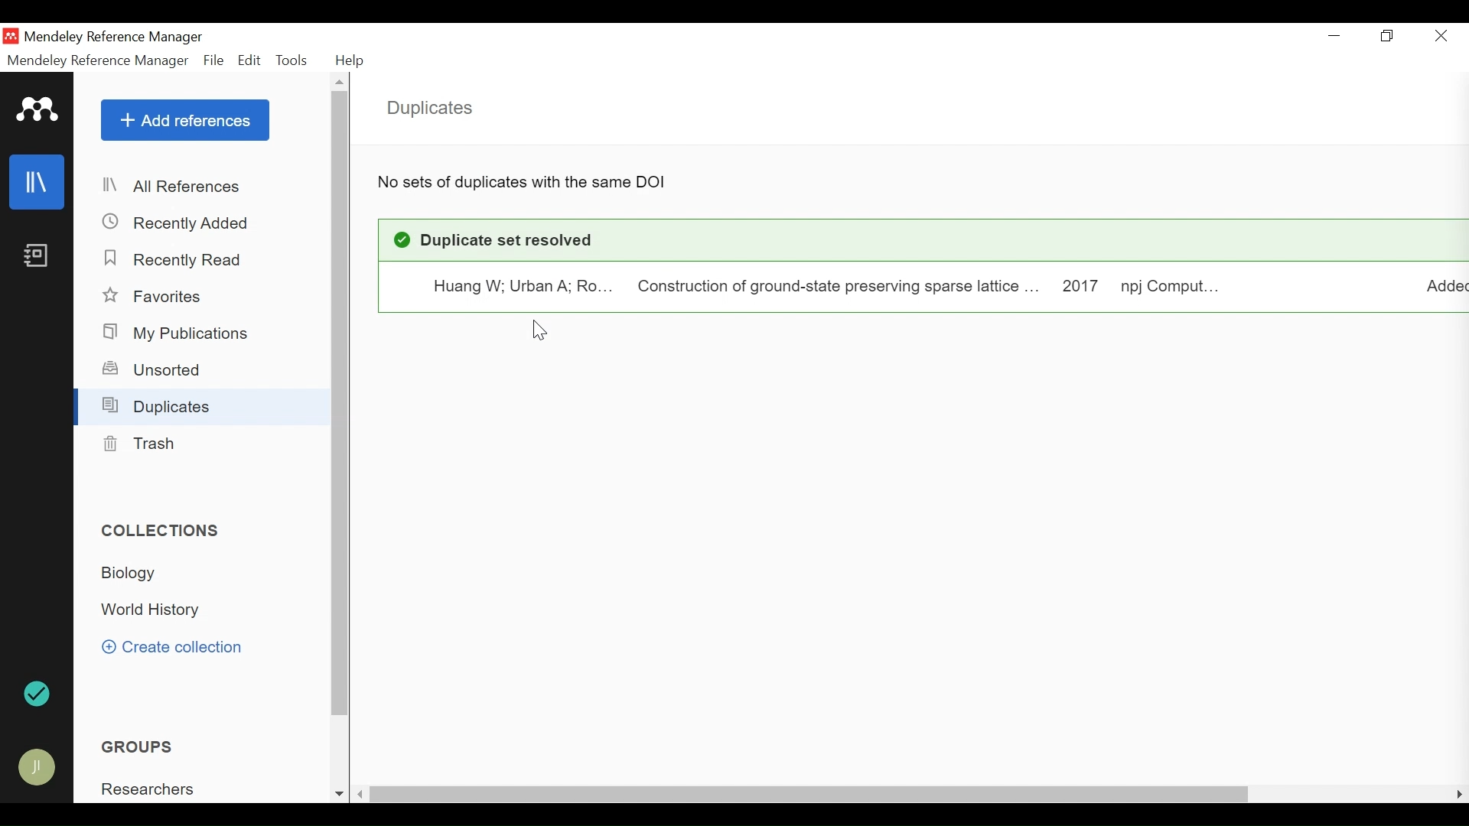  Describe the element at coordinates (158, 405) in the screenshot. I see `Duplicates` at that location.